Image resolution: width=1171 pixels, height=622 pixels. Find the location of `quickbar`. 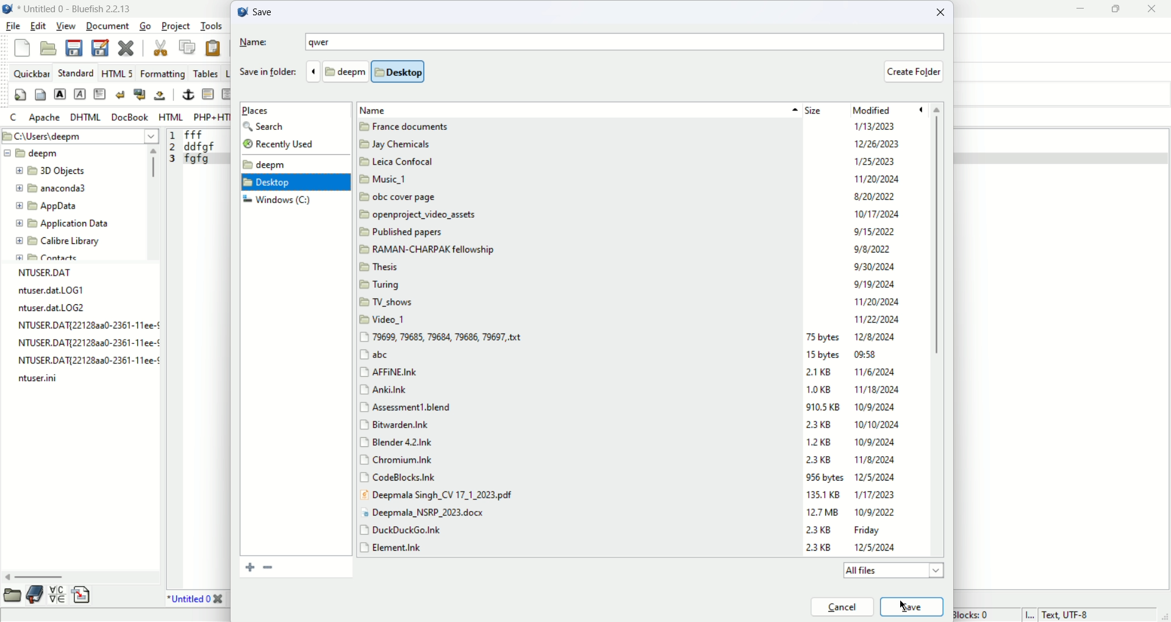

quickbar is located at coordinates (32, 73).